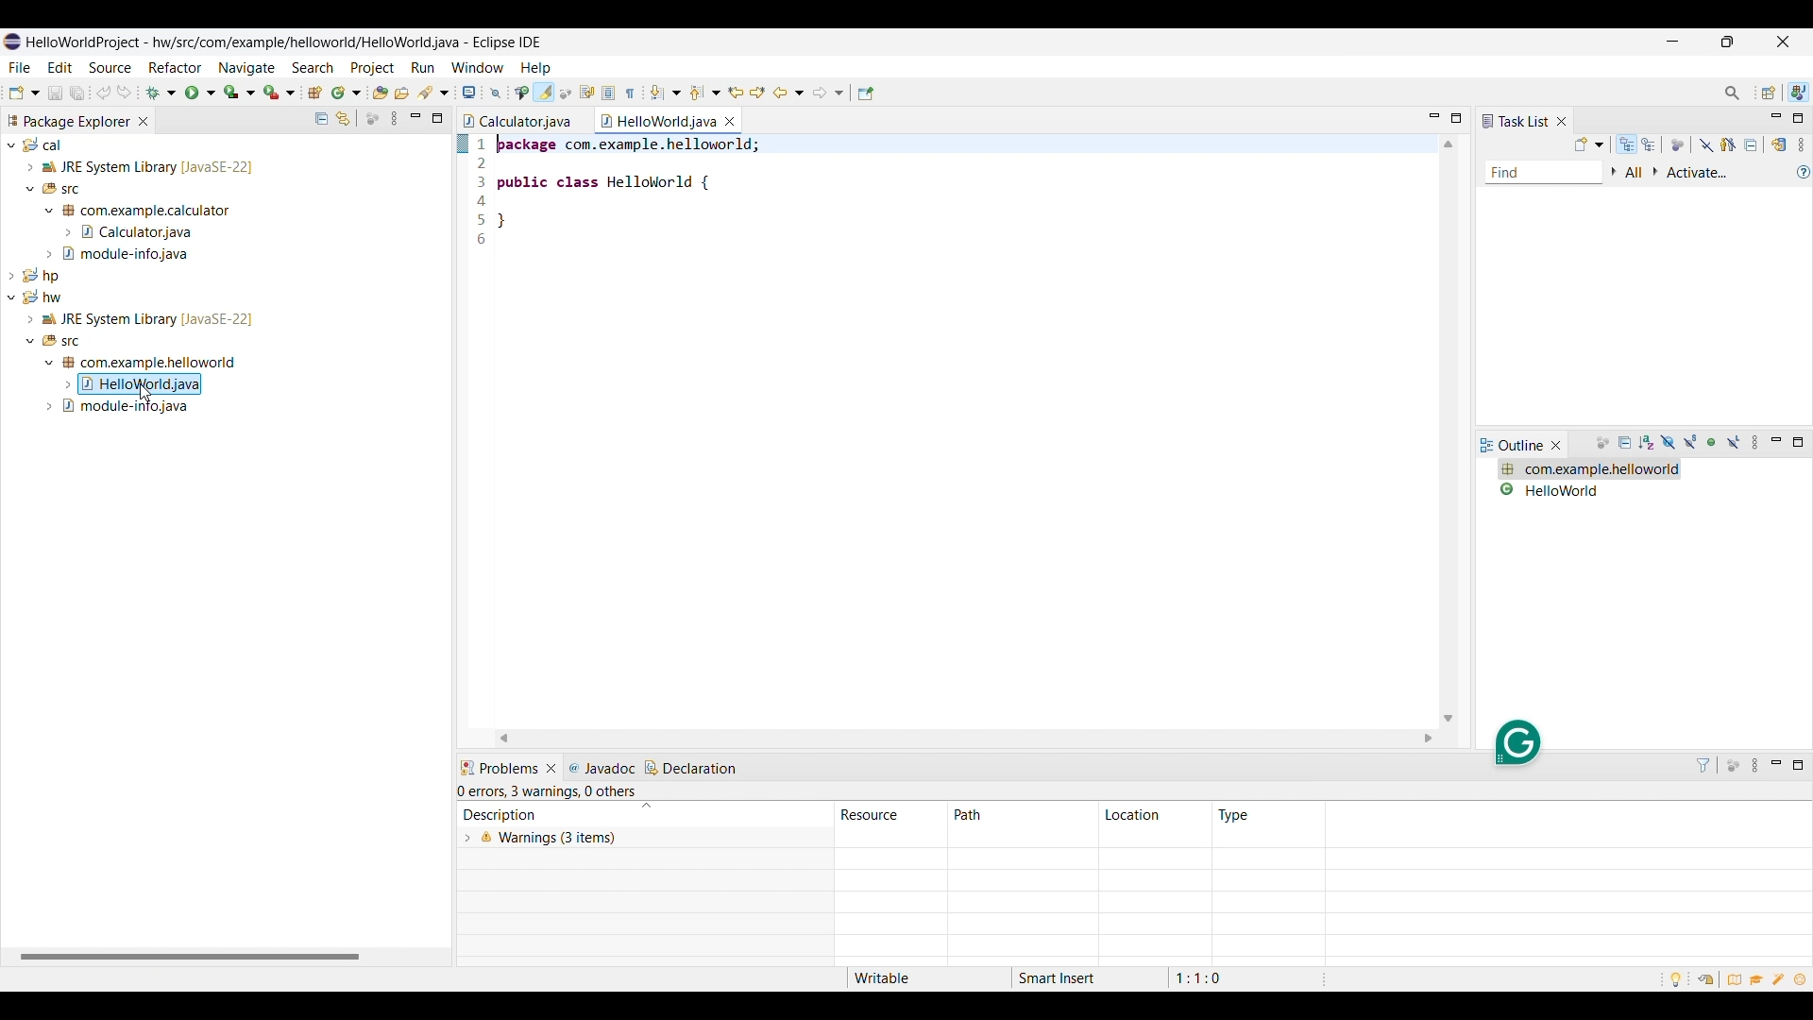 Image resolution: width=1813 pixels, height=1020 pixels. What do you see at coordinates (1734, 443) in the screenshot?
I see `Hide local types` at bounding box center [1734, 443].